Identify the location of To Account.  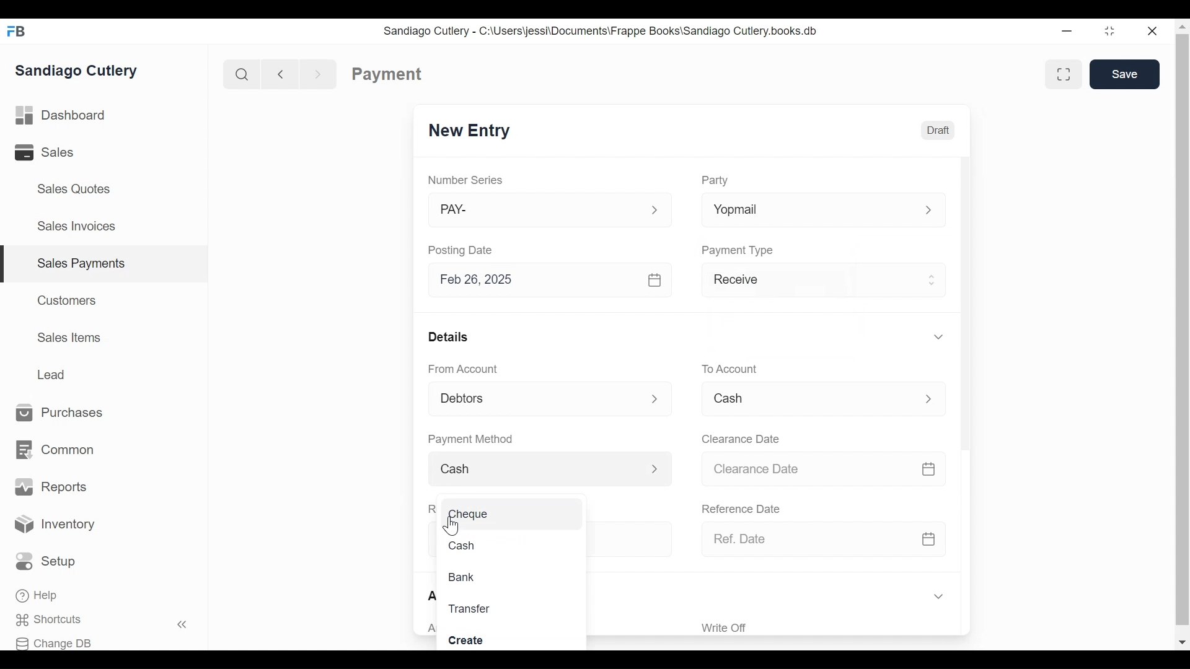
(729, 369).